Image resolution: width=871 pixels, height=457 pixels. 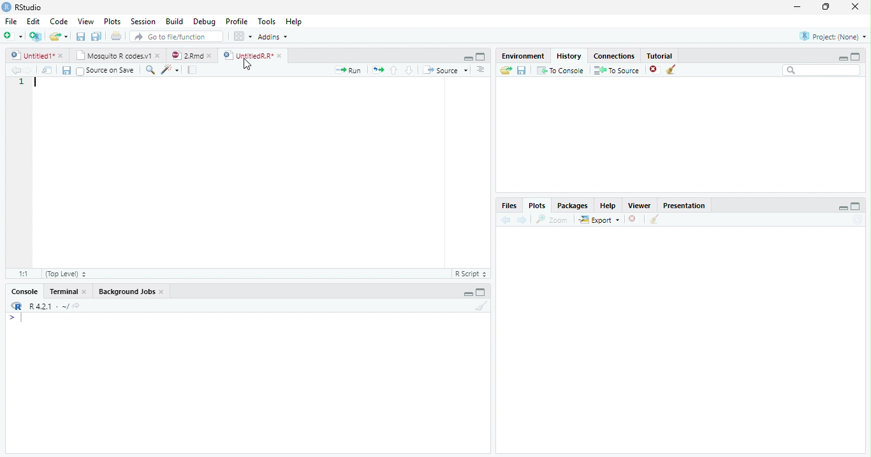 What do you see at coordinates (522, 220) in the screenshot?
I see `Next plot` at bounding box center [522, 220].